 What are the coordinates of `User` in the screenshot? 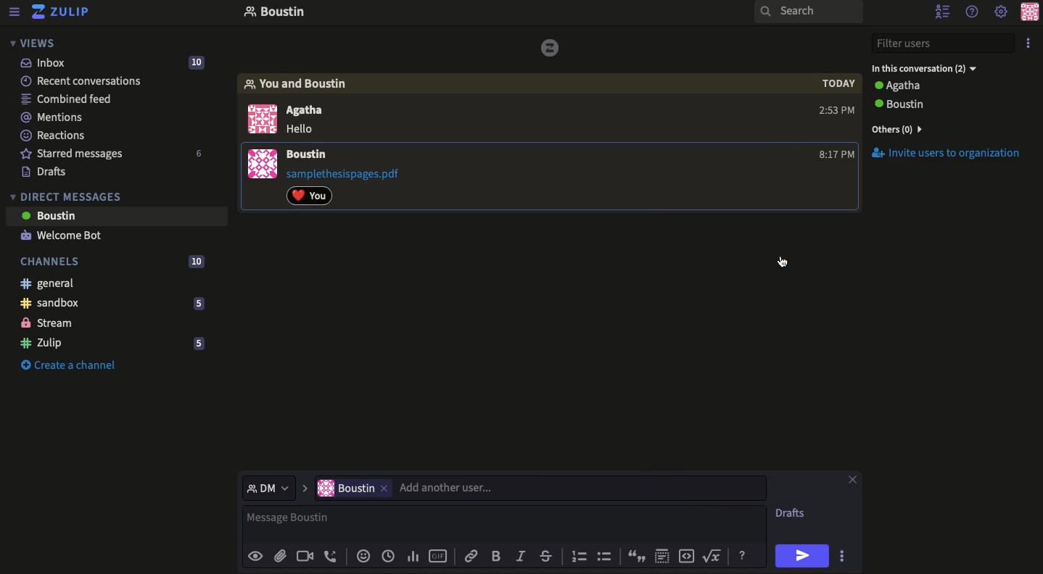 It's located at (316, 154).